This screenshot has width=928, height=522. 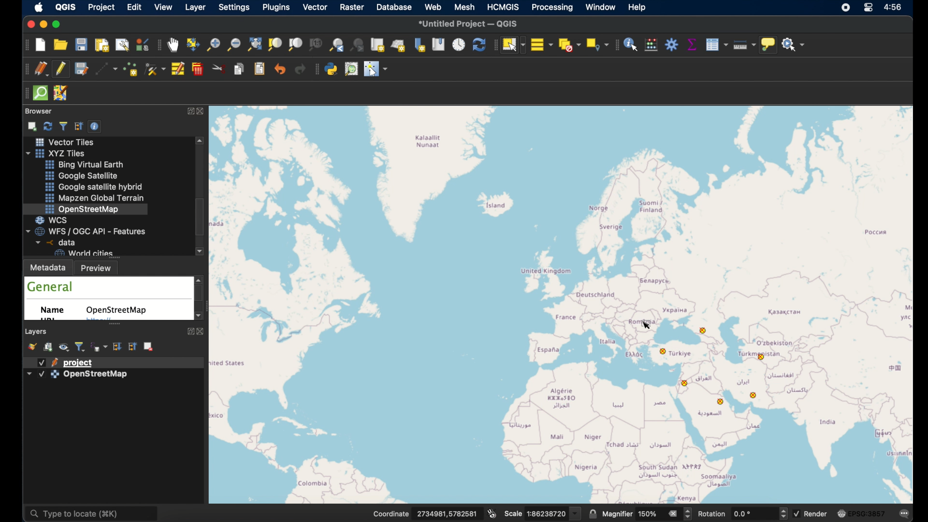 I want to click on preview, so click(x=99, y=268).